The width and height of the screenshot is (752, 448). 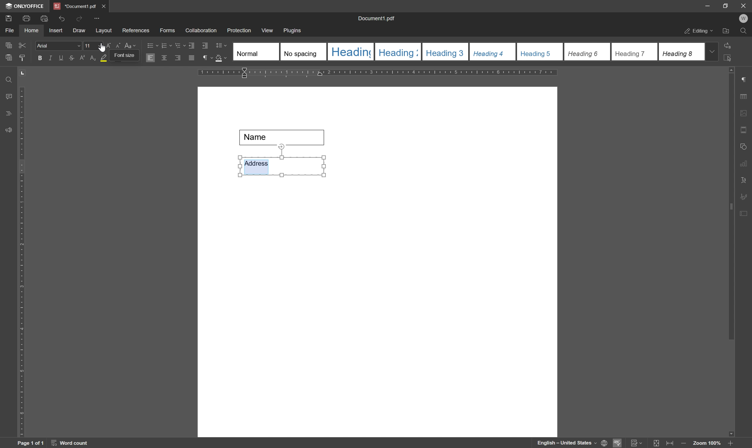 What do you see at coordinates (239, 30) in the screenshot?
I see `protection` at bounding box center [239, 30].